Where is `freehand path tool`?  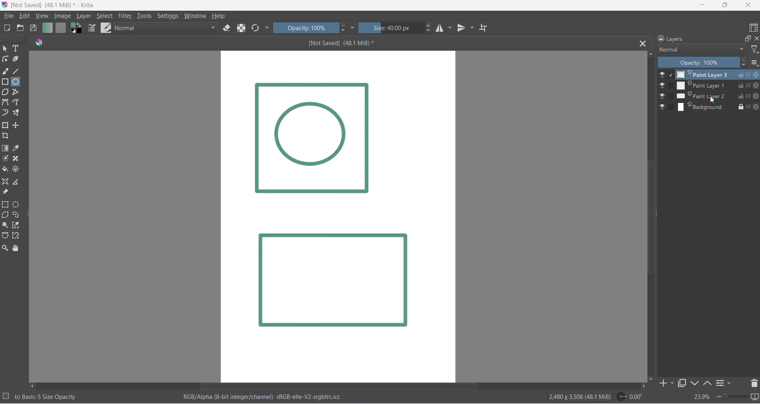 freehand path tool is located at coordinates (19, 103).